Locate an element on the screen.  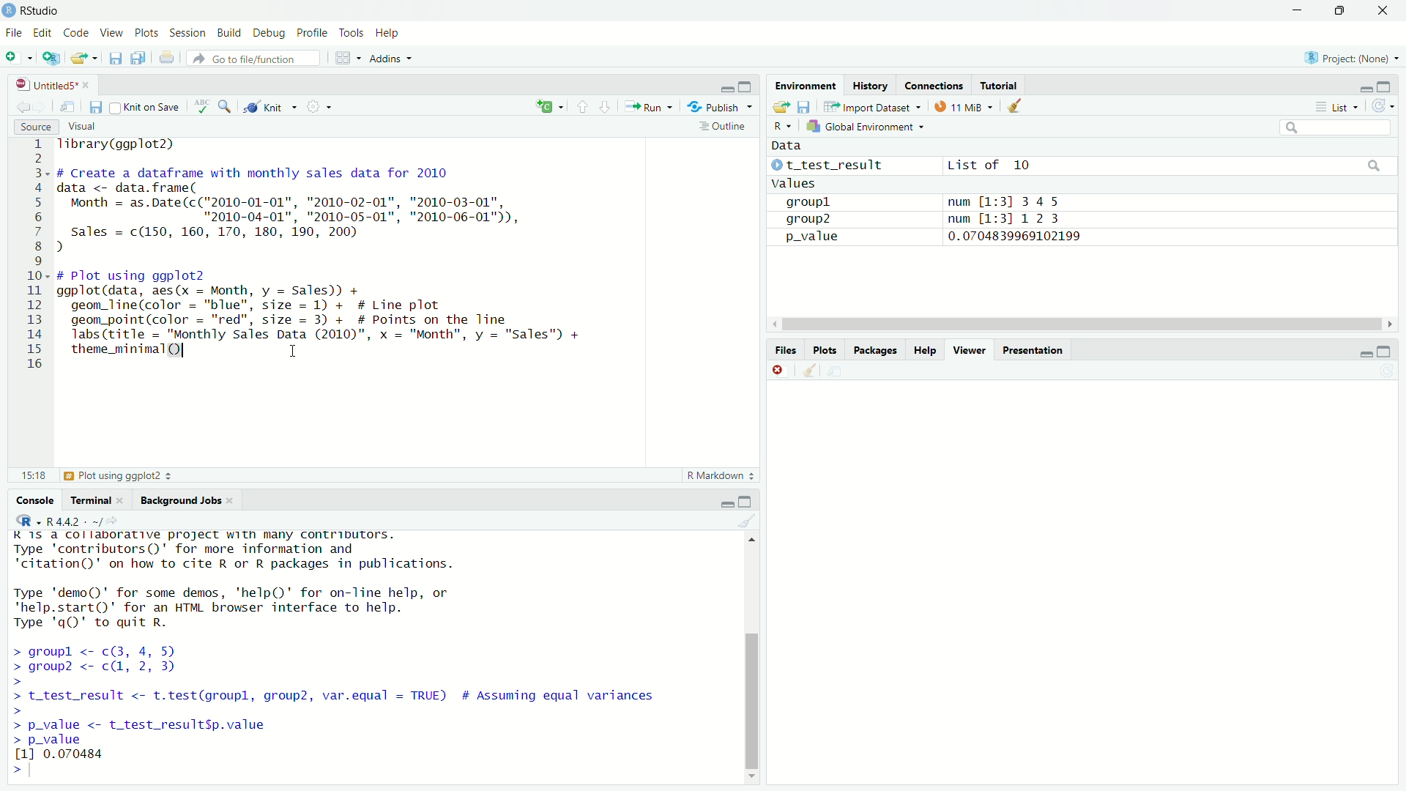
Background Jobs is located at coordinates (188, 500).